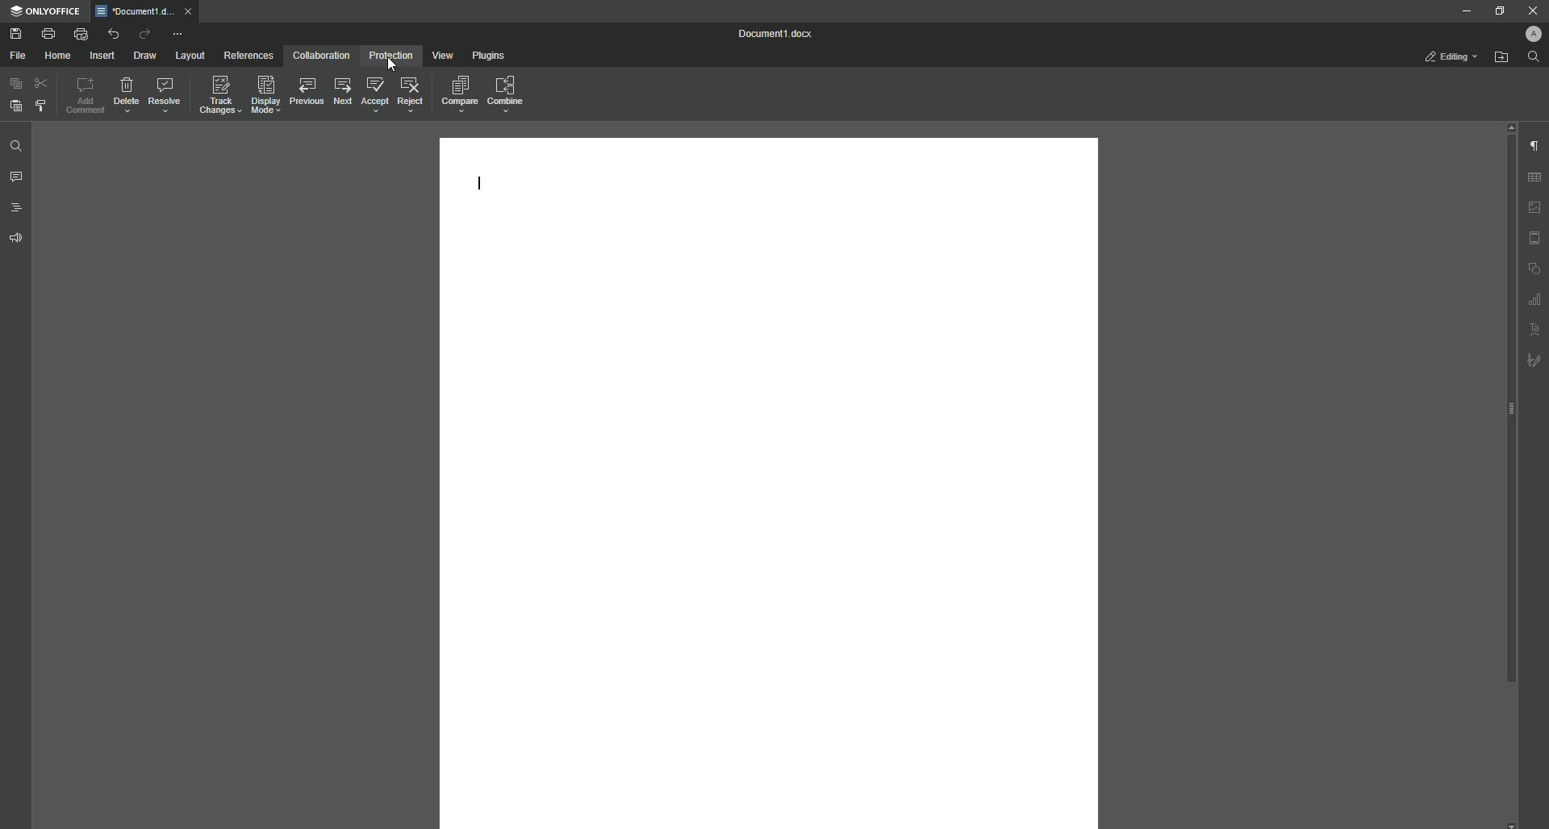 This screenshot has width=1549, height=829. Describe the element at coordinates (134, 11) in the screenshot. I see `Document1.docx` at that location.